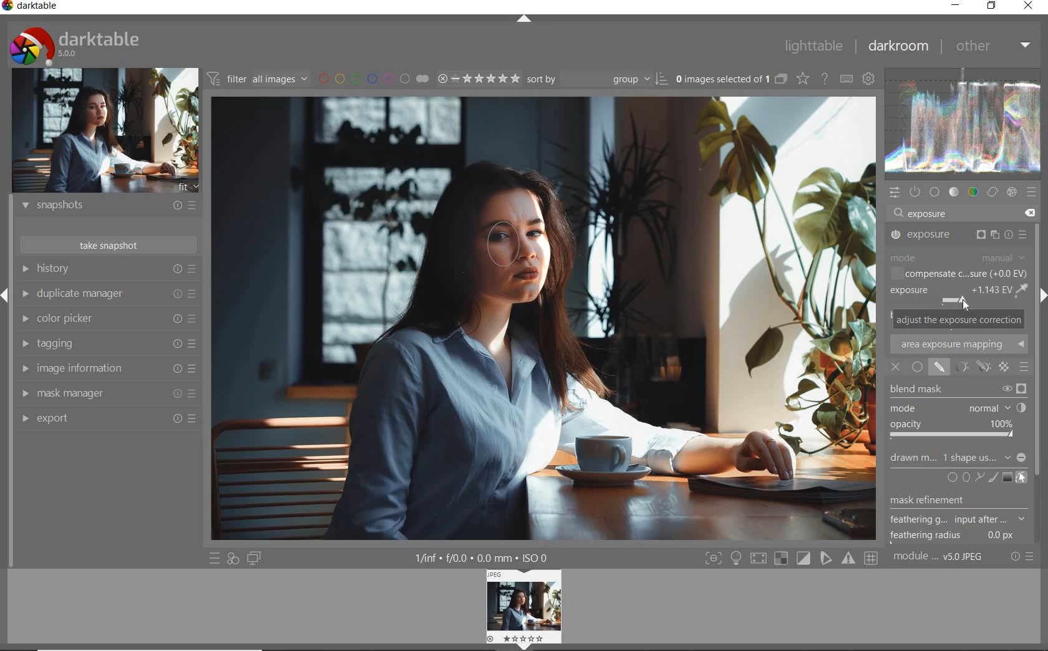  I want to click on base, so click(935, 192).